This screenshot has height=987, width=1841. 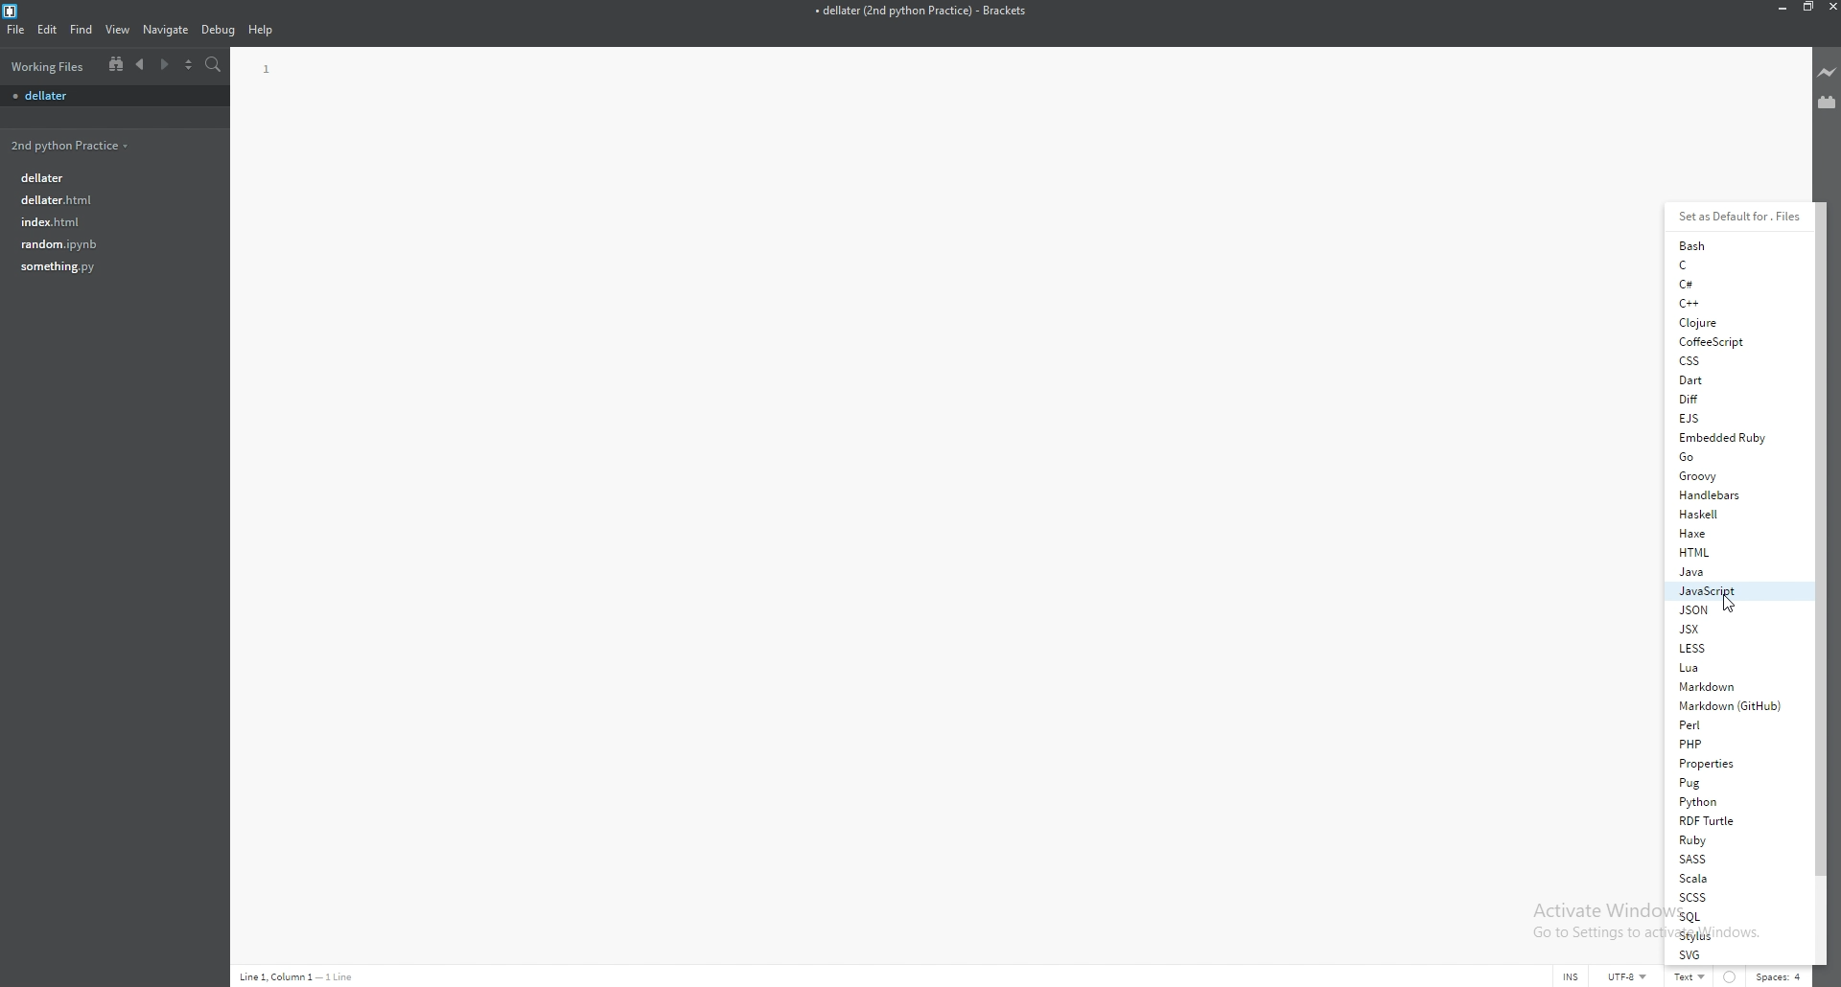 What do you see at coordinates (1731, 821) in the screenshot?
I see `rdf turtle` at bounding box center [1731, 821].